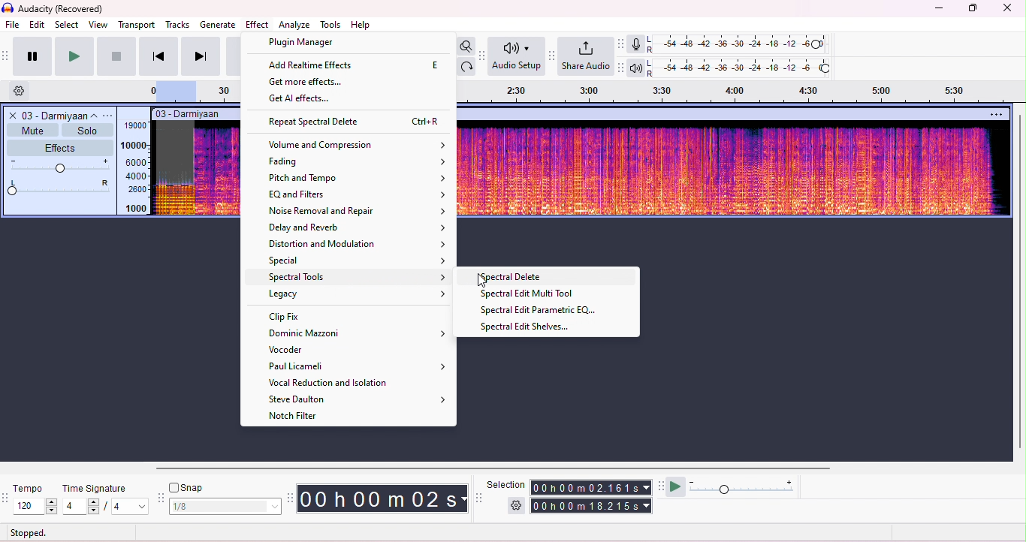 This screenshot has width=1026, height=542. What do you see at coordinates (358, 177) in the screenshot?
I see `pitch and tempo` at bounding box center [358, 177].